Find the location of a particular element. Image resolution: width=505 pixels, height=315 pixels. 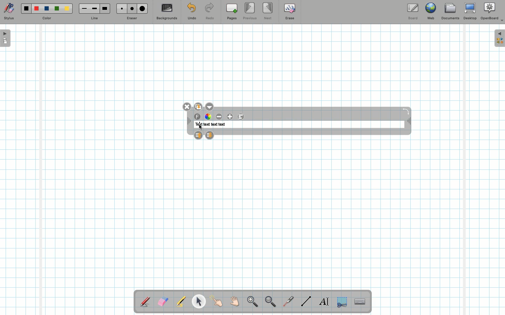

OpenBoard is located at coordinates (492, 11).